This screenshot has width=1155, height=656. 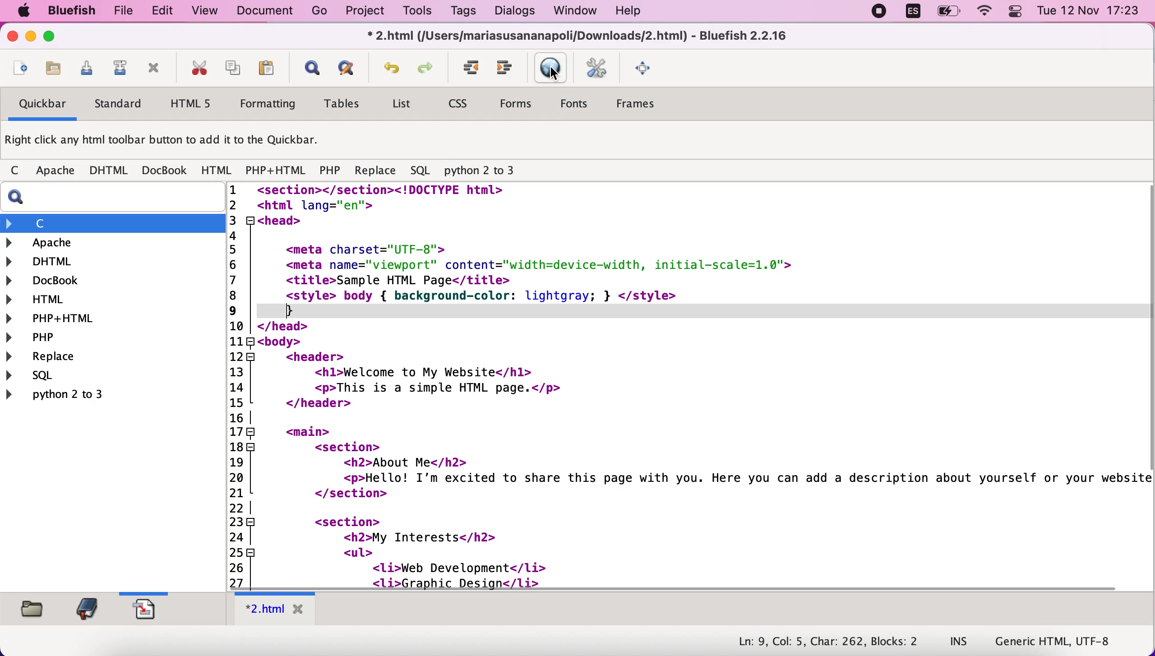 What do you see at coordinates (584, 102) in the screenshot?
I see `fonts` at bounding box center [584, 102].